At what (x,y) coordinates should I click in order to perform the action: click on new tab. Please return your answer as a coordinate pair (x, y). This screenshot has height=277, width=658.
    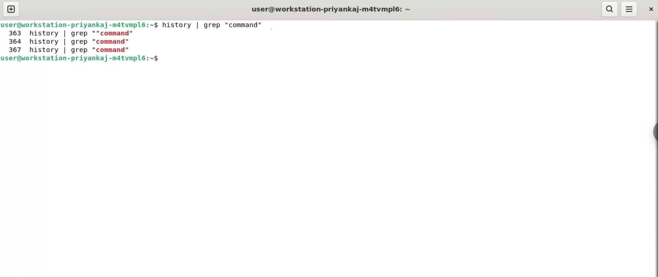
    Looking at the image, I should click on (10, 8).